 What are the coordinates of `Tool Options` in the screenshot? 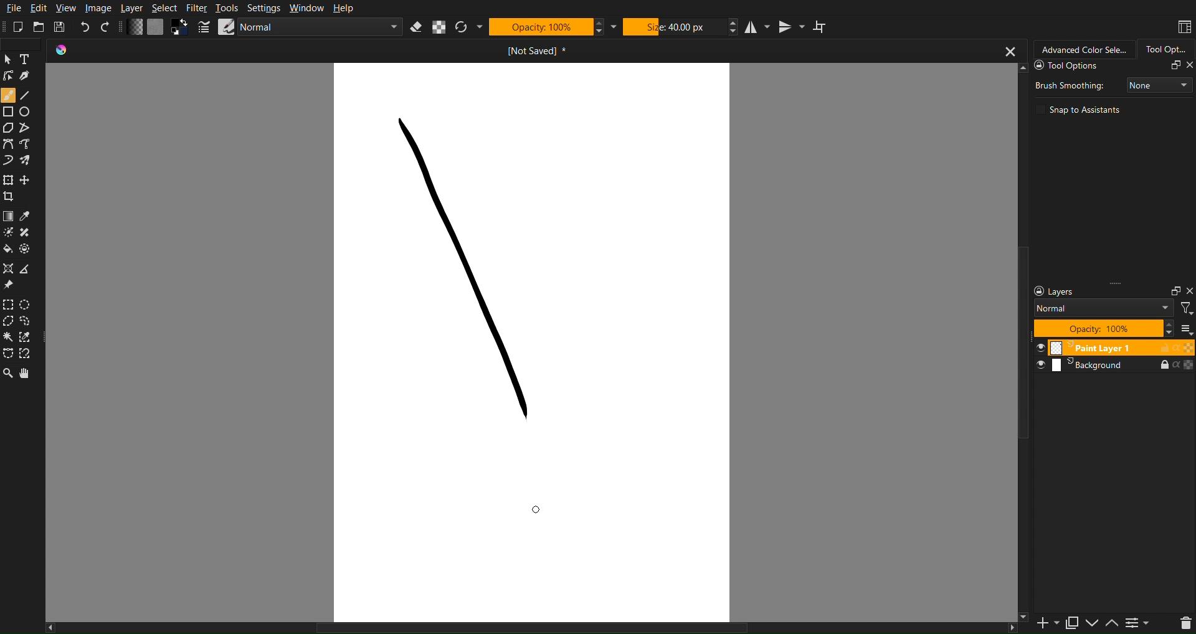 It's located at (1093, 66).